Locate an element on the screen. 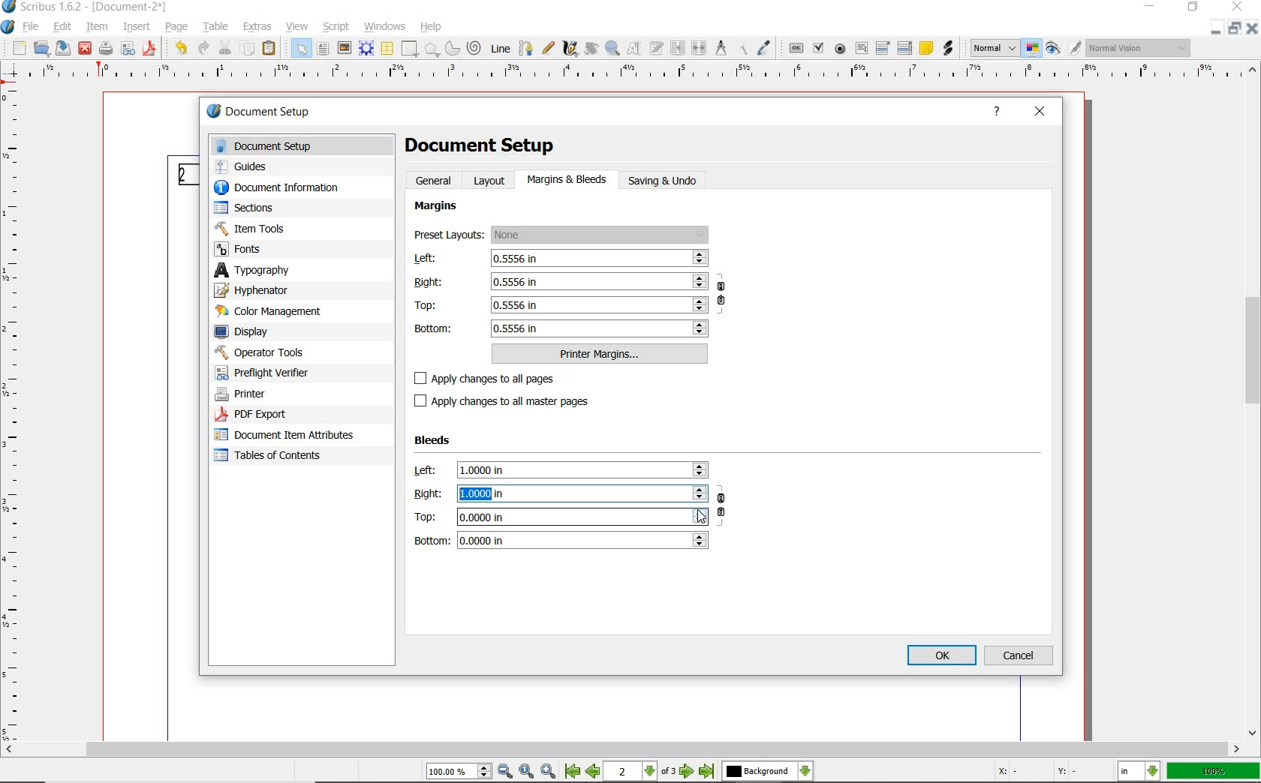 Image resolution: width=1261 pixels, height=783 pixels. apply changes to all pages is located at coordinates (494, 379).